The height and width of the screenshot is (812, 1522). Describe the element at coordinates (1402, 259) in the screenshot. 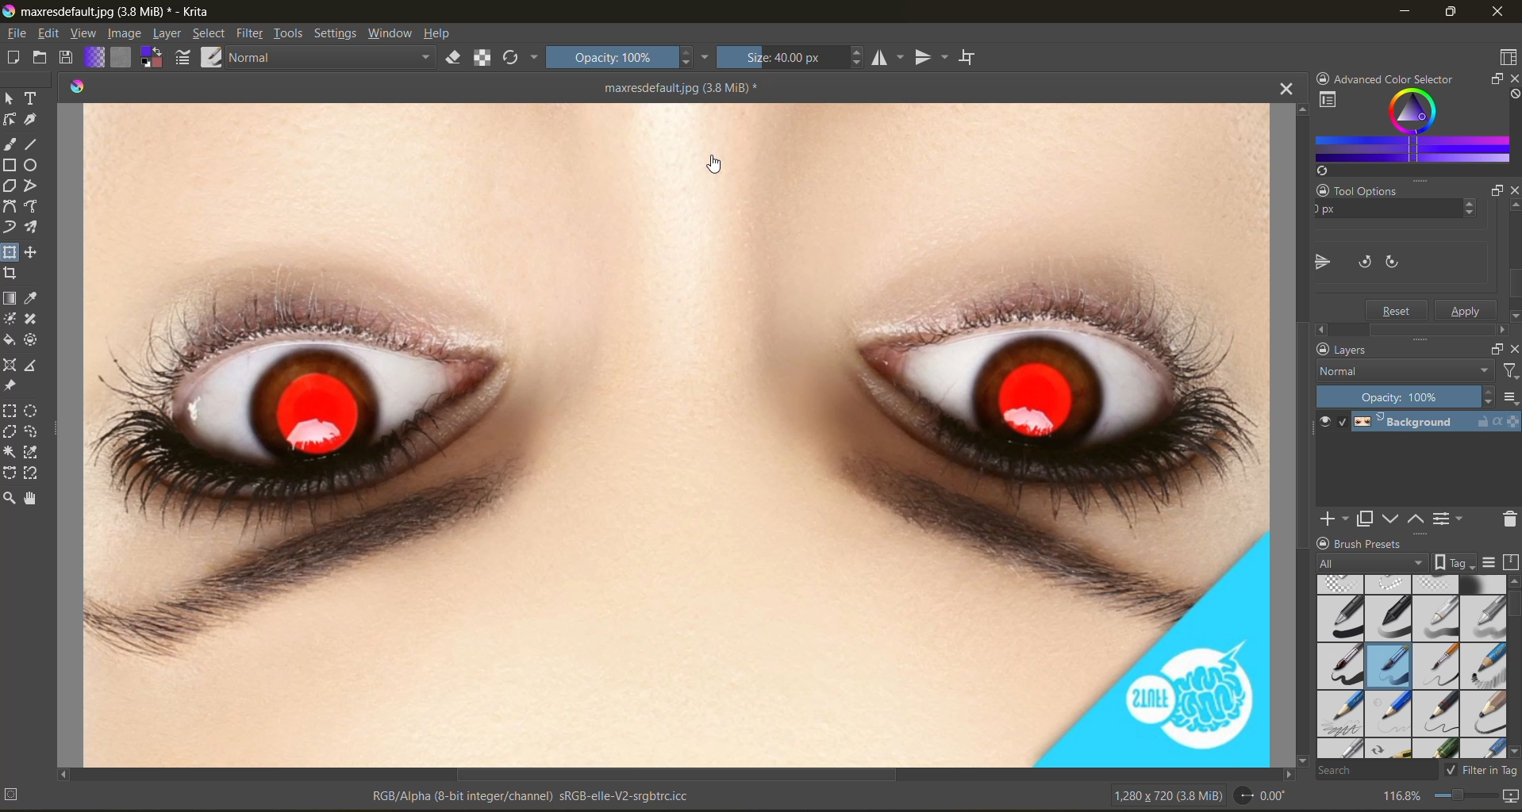

I see `rotate counter clockwise` at that location.